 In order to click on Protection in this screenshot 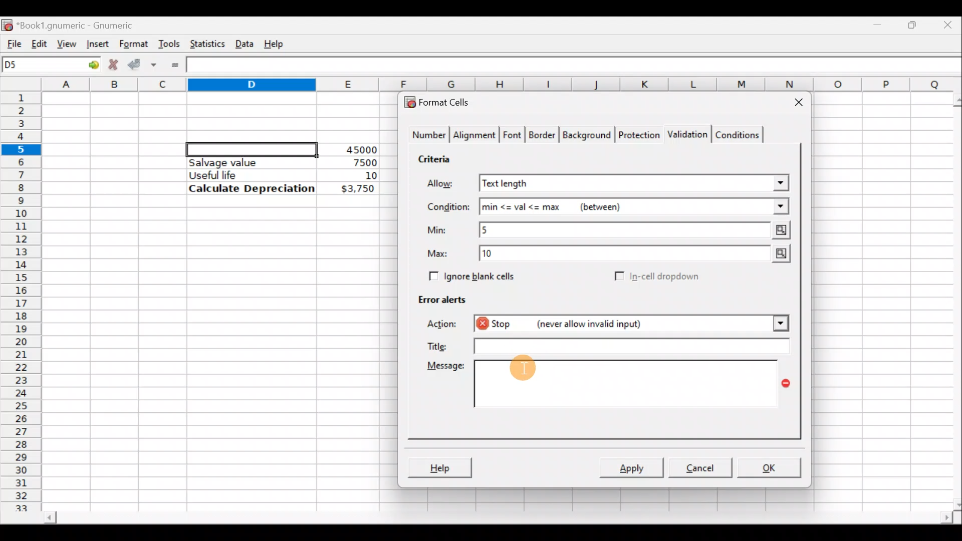, I will do `click(636, 134)`.